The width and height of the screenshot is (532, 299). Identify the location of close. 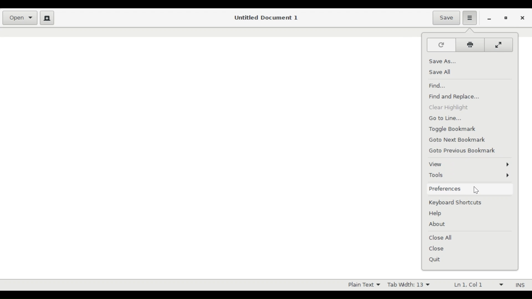
(522, 18).